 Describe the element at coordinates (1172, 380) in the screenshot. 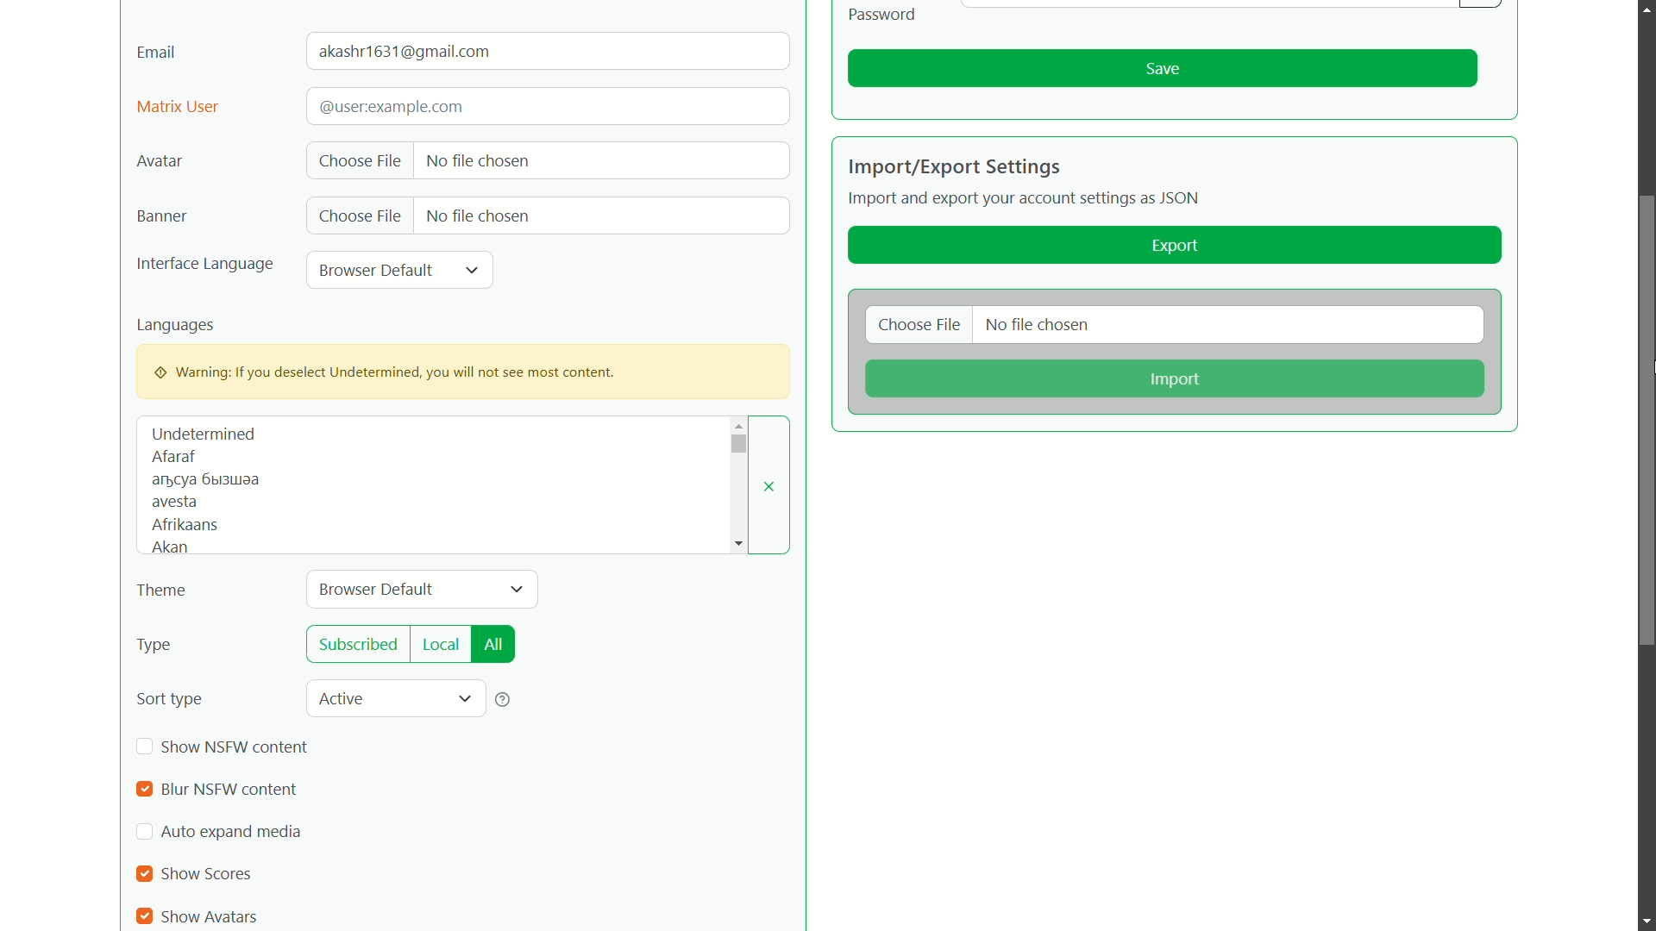

I see `import` at that location.